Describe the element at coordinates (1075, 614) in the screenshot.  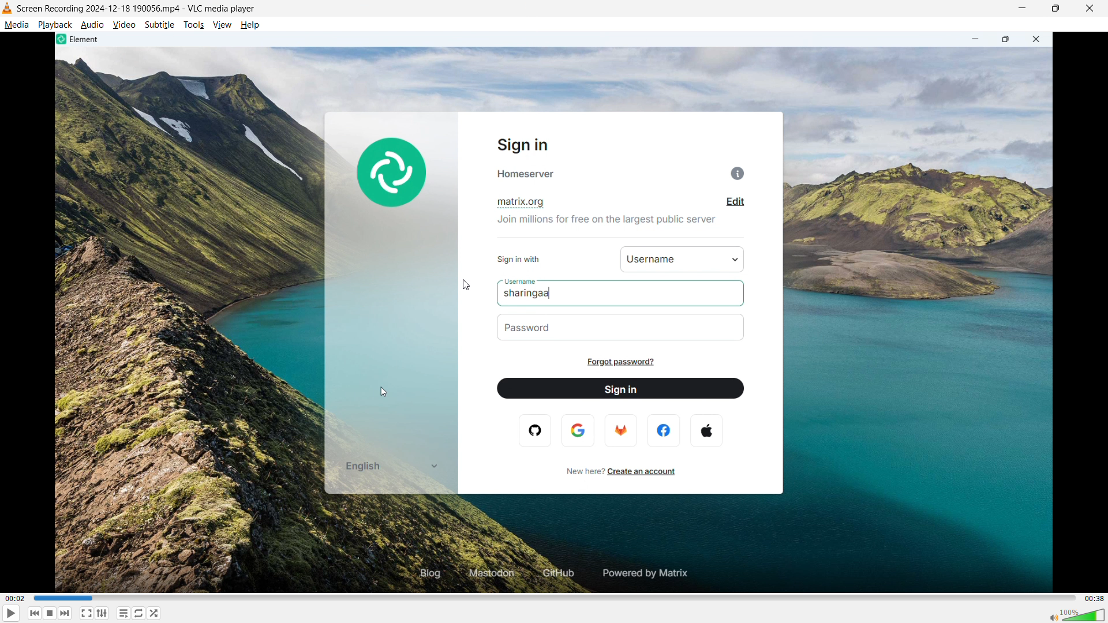
I see `volume bar` at that location.